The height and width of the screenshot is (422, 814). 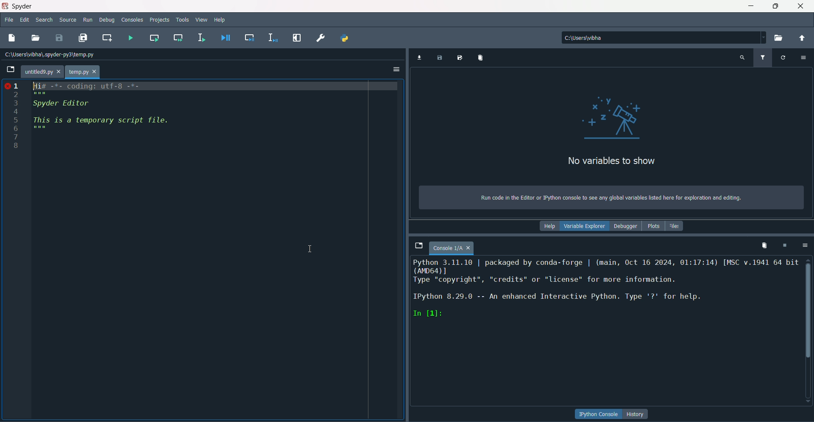 I want to click on filter variable, so click(x=763, y=57).